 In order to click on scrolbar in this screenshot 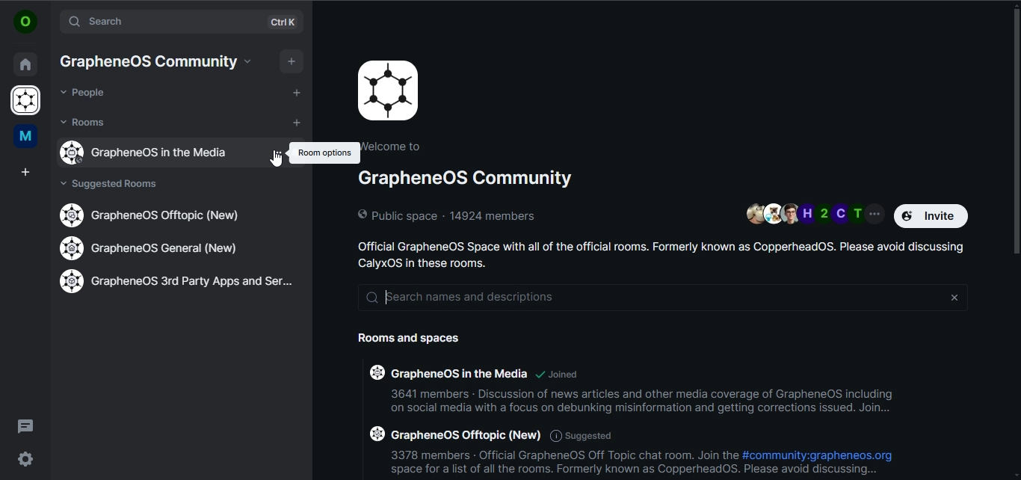, I will do `click(1014, 128)`.